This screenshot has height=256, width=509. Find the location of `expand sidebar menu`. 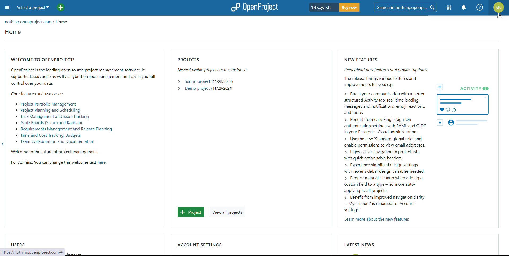

expand sidebar menu is located at coordinates (4, 146).